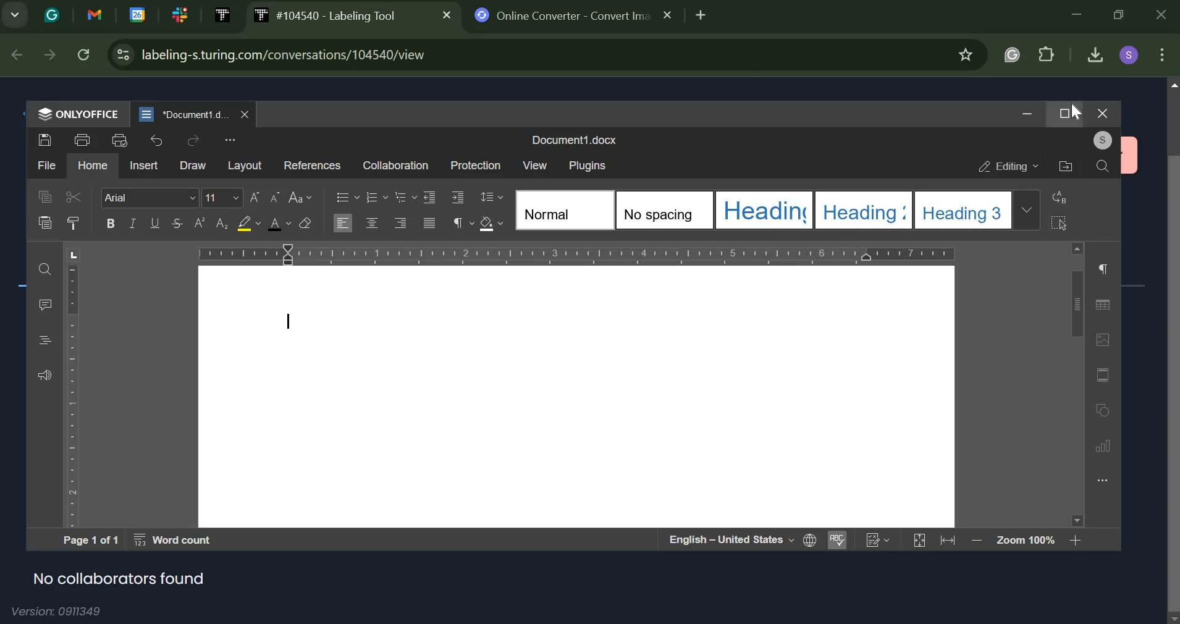 The image size is (1180, 624). Describe the element at coordinates (1058, 223) in the screenshot. I see `select` at that location.